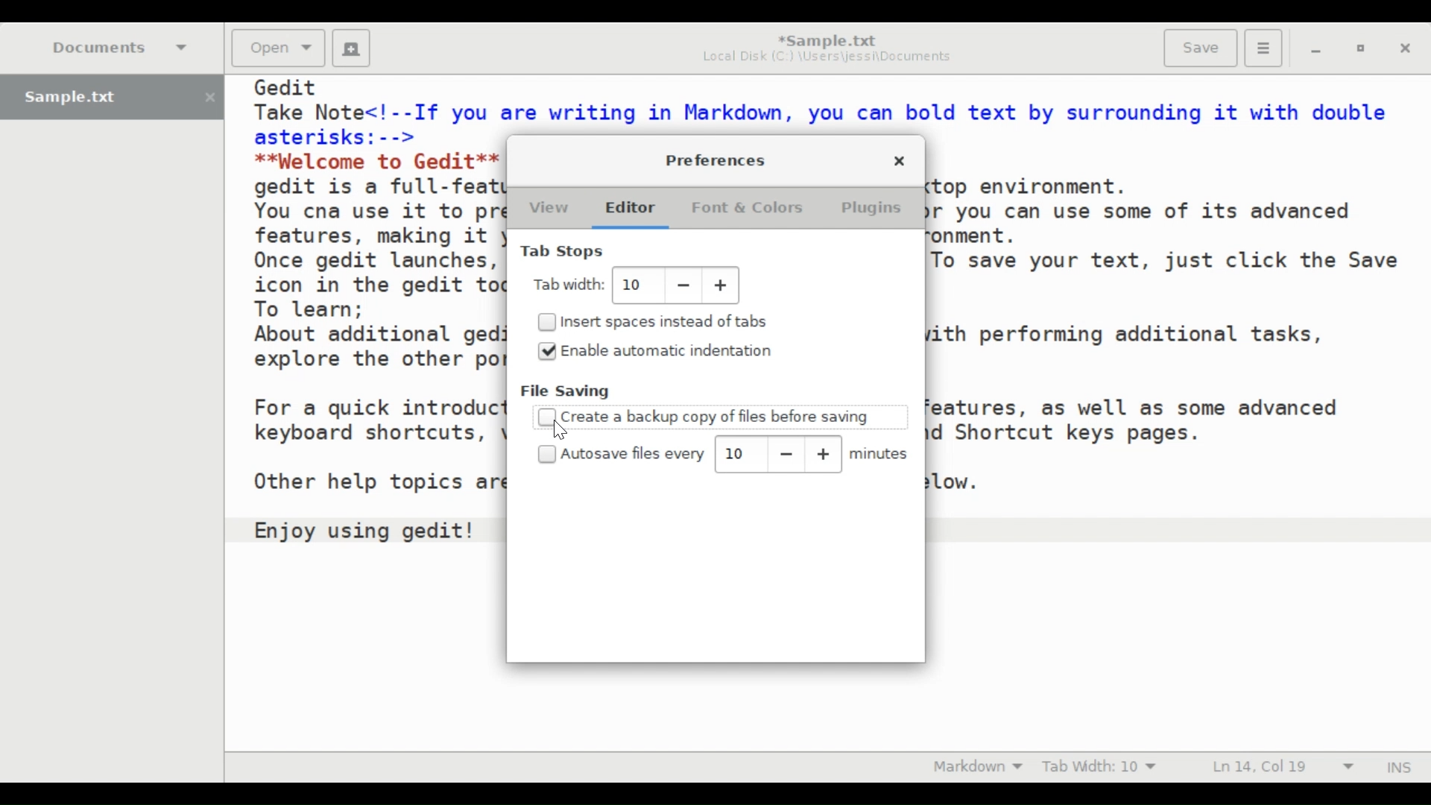 This screenshot has height=805, width=1431. What do you see at coordinates (1263, 46) in the screenshot?
I see `Application menu` at bounding box center [1263, 46].